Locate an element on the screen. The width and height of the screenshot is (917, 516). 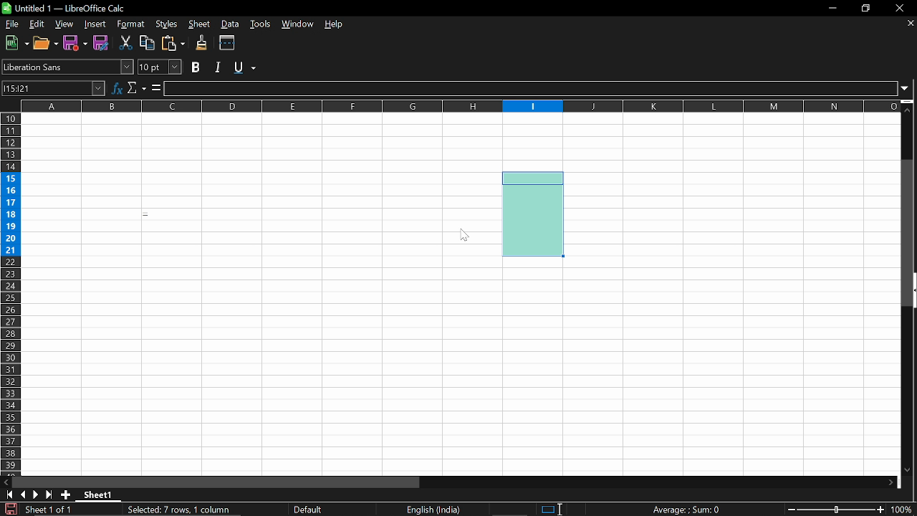
Standard selection is located at coordinates (546, 508).